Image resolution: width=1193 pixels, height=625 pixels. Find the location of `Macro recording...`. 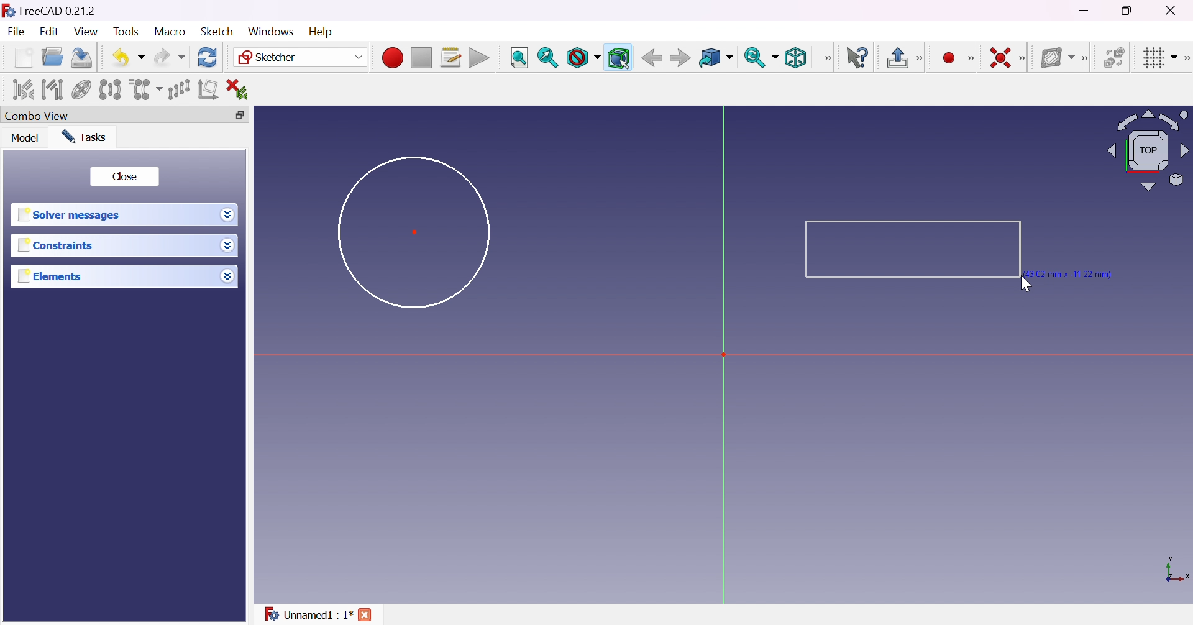

Macro recording... is located at coordinates (392, 56).